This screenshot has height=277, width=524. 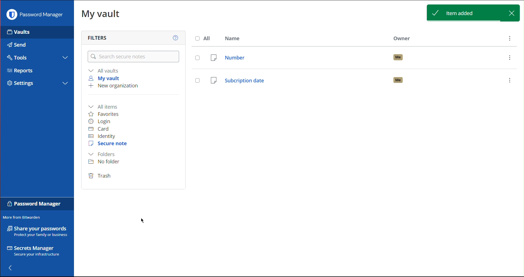 What do you see at coordinates (102, 137) in the screenshot?
I see `Identity` at bounding box center [102, 137].